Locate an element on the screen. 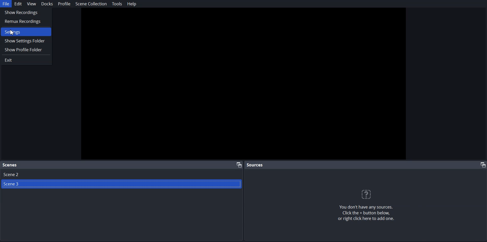 Image resolution: width=487 pixels, height=242 pixels. Docks is located at coordinates (47, 4).